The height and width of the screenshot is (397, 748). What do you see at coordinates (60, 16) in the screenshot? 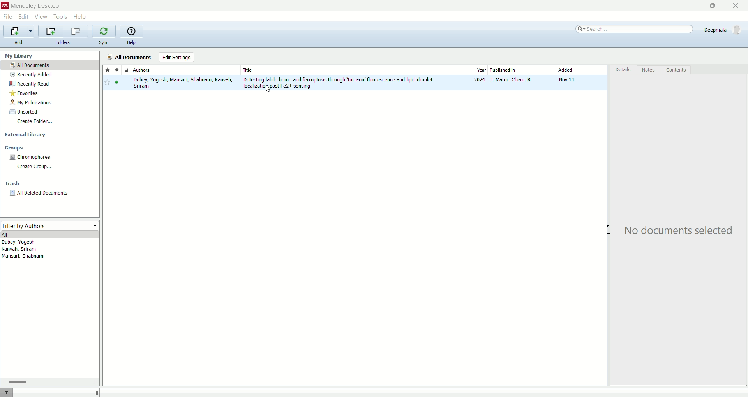
I see `tools` at bounding box center [60, 16].